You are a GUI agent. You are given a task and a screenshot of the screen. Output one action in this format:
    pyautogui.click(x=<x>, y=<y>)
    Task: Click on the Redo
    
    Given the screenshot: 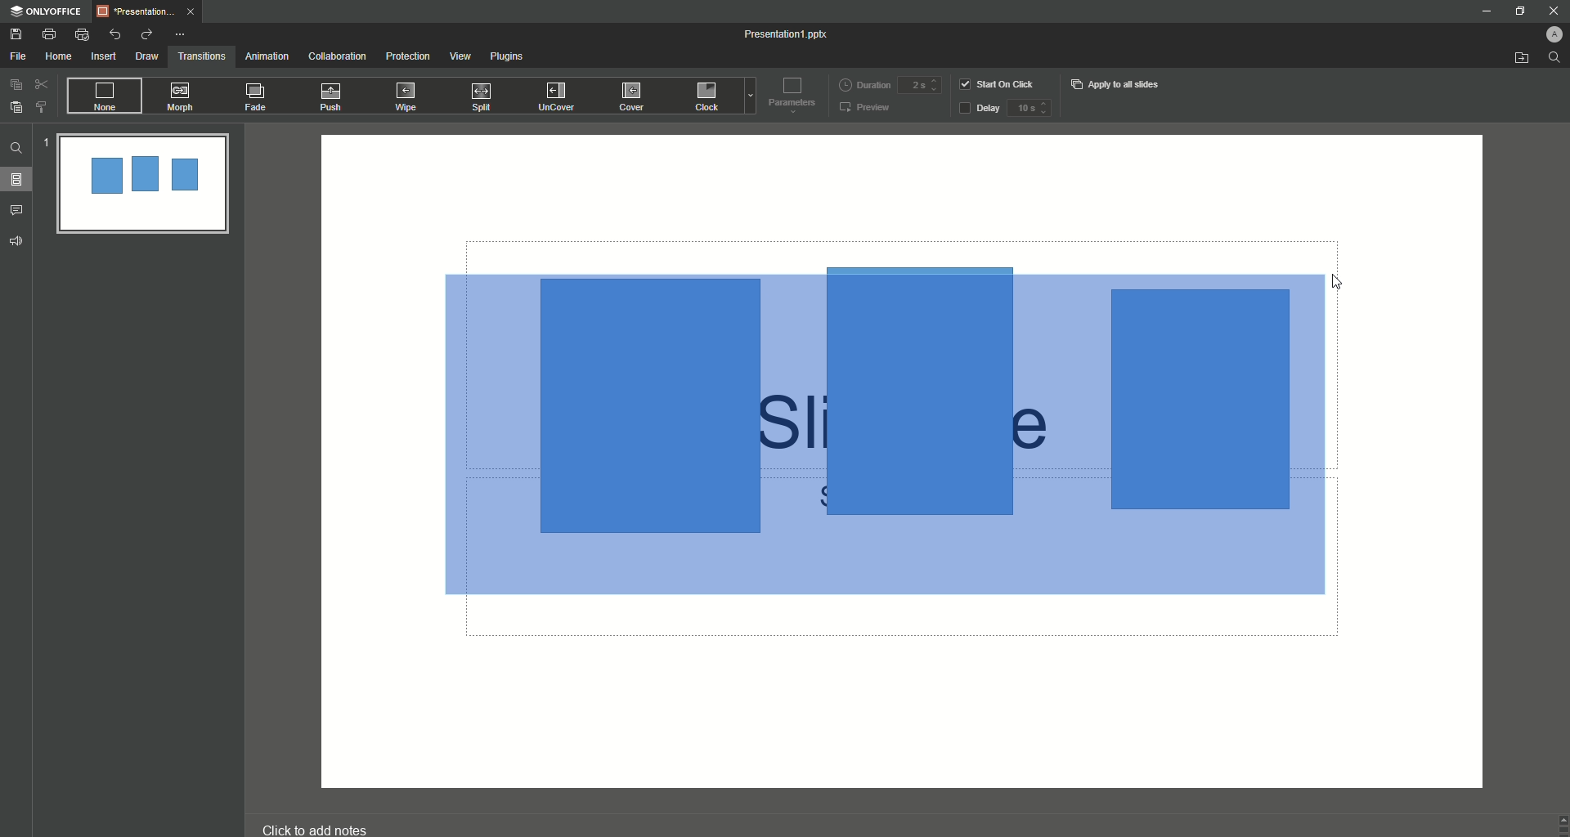 What is the action you would take?
    pyautogui.click(x=146, y=34)
    